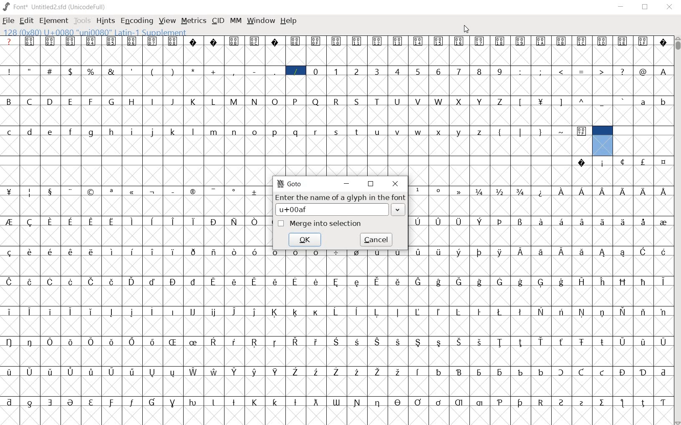  I want to click on Symbol, so click(562, 402).